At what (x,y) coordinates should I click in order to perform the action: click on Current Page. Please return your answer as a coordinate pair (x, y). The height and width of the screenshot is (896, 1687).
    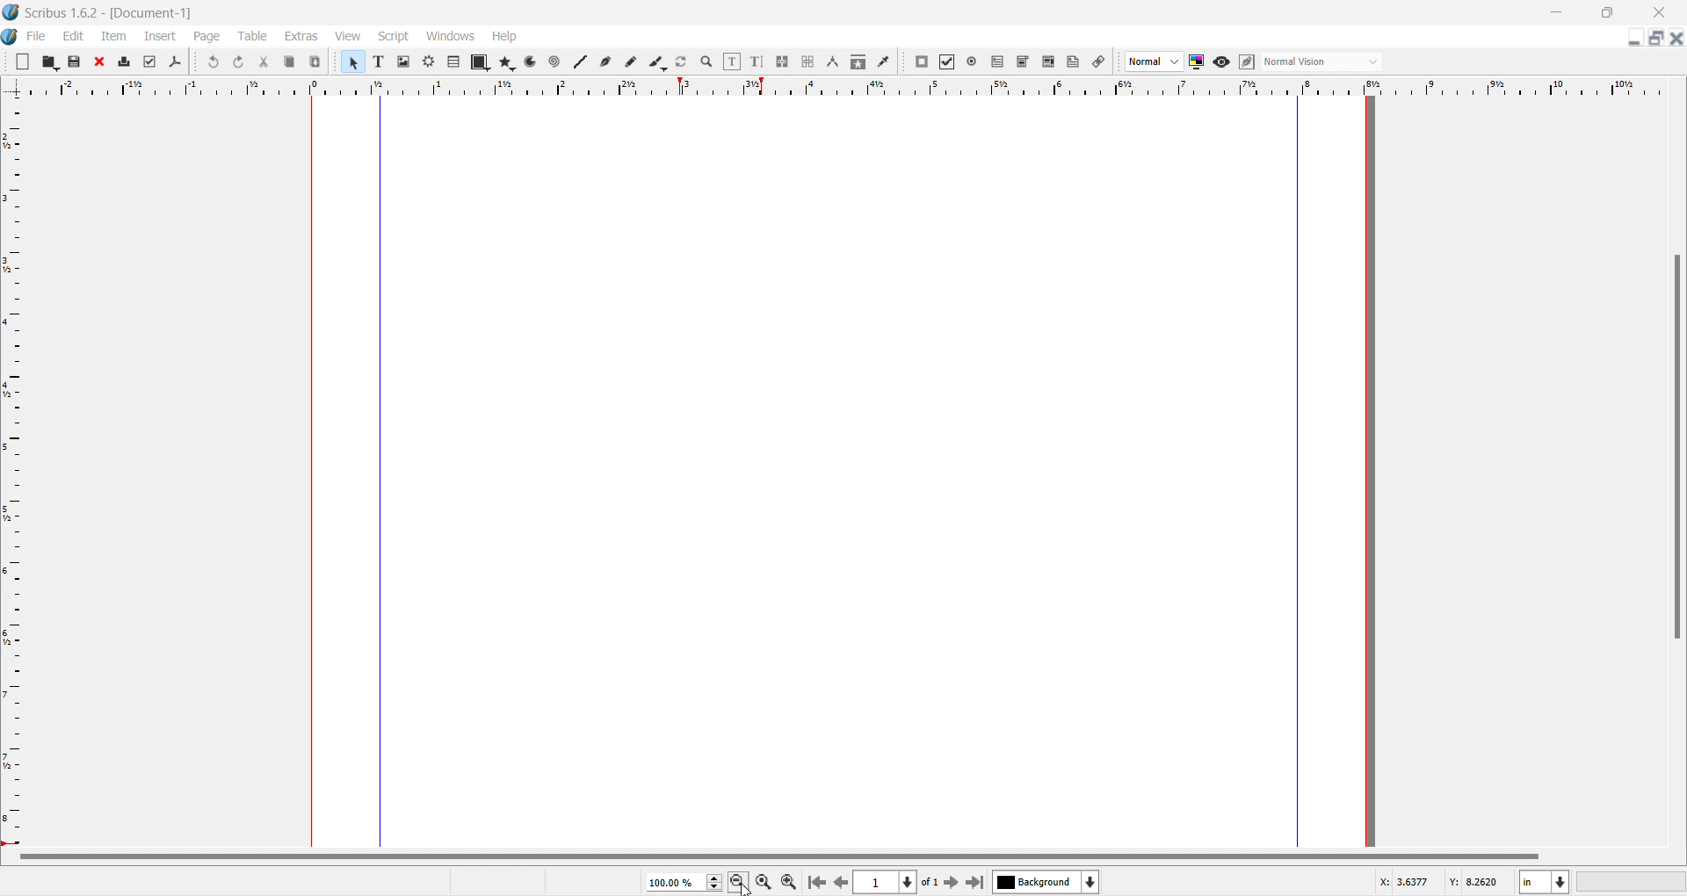
    Looking at the image, I should click on (843, 471).